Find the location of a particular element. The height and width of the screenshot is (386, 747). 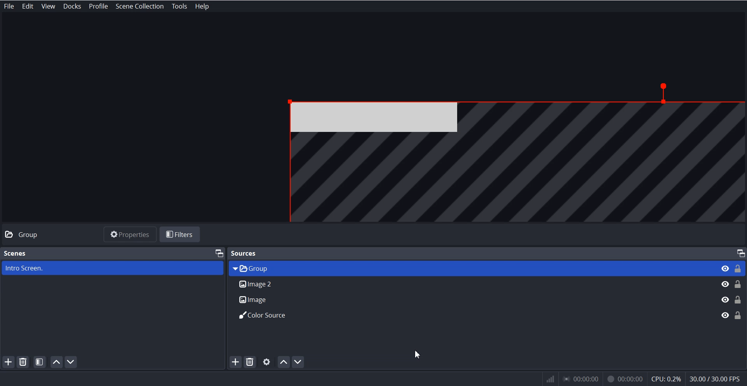

Filters is located at coordinates (181, 234).